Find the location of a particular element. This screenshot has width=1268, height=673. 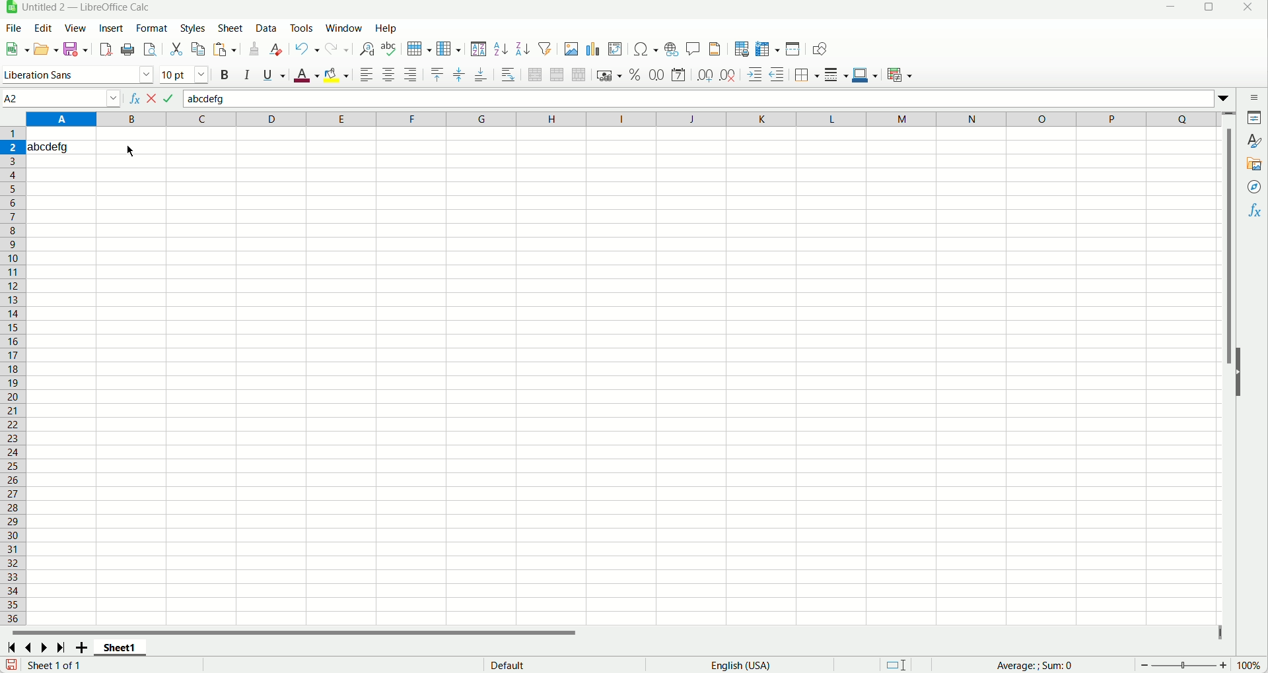

cursor is located at coordinates (128, 151).